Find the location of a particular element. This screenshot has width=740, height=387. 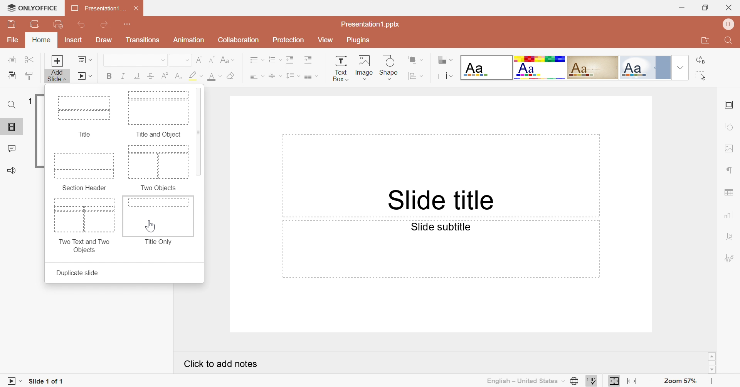

Image settings is located at coordinates (728, 148).